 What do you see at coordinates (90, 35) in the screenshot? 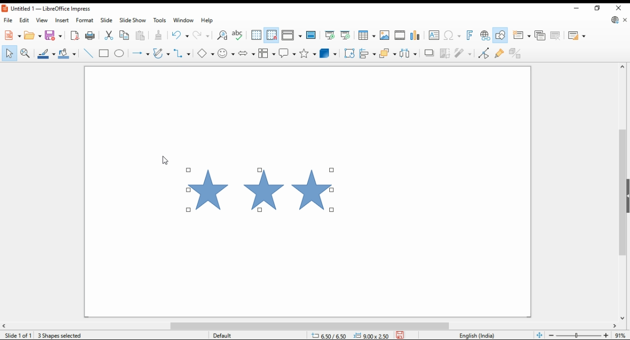
I see `print` at bounding box center [90, 35].